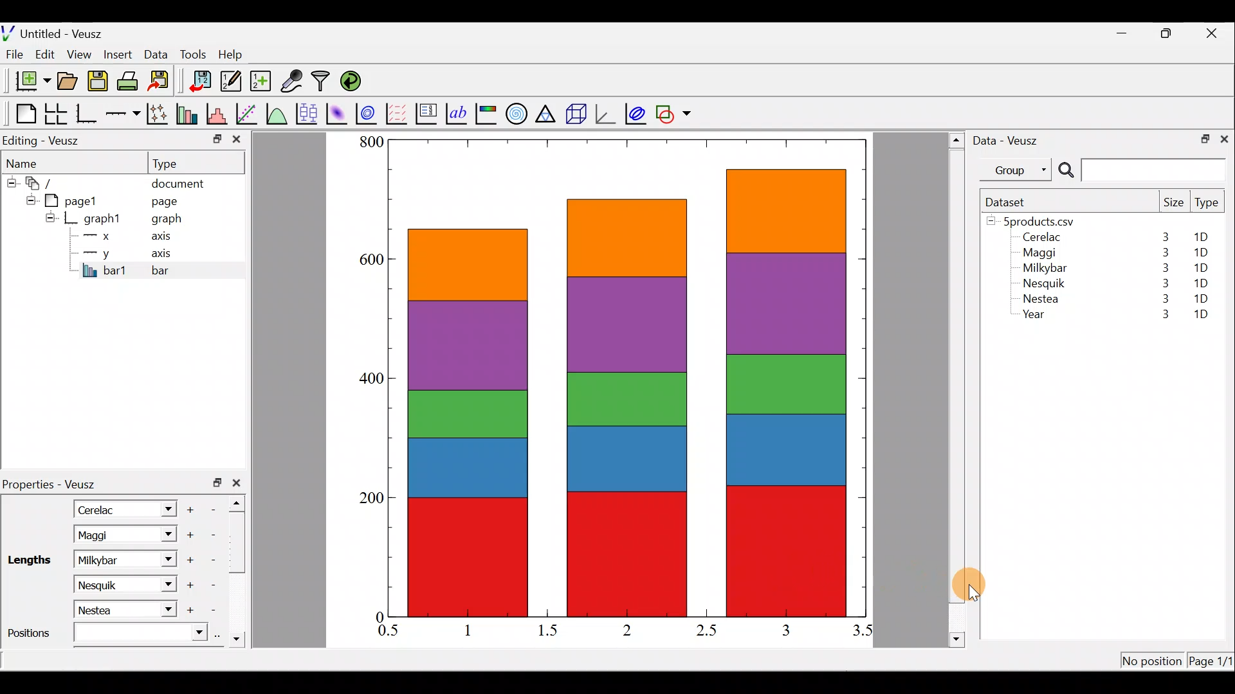  I want to click on Histogram of a dataset, so click(221, 114).